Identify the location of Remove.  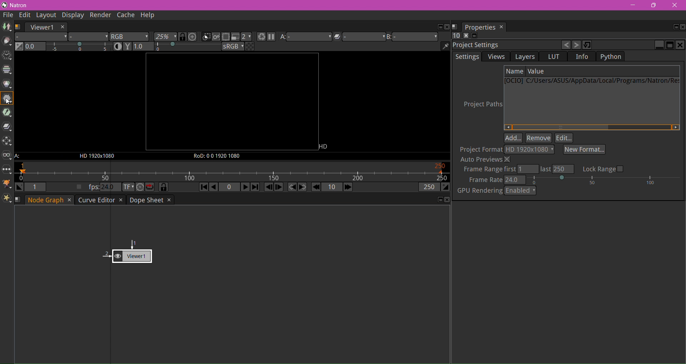
(539, 138).